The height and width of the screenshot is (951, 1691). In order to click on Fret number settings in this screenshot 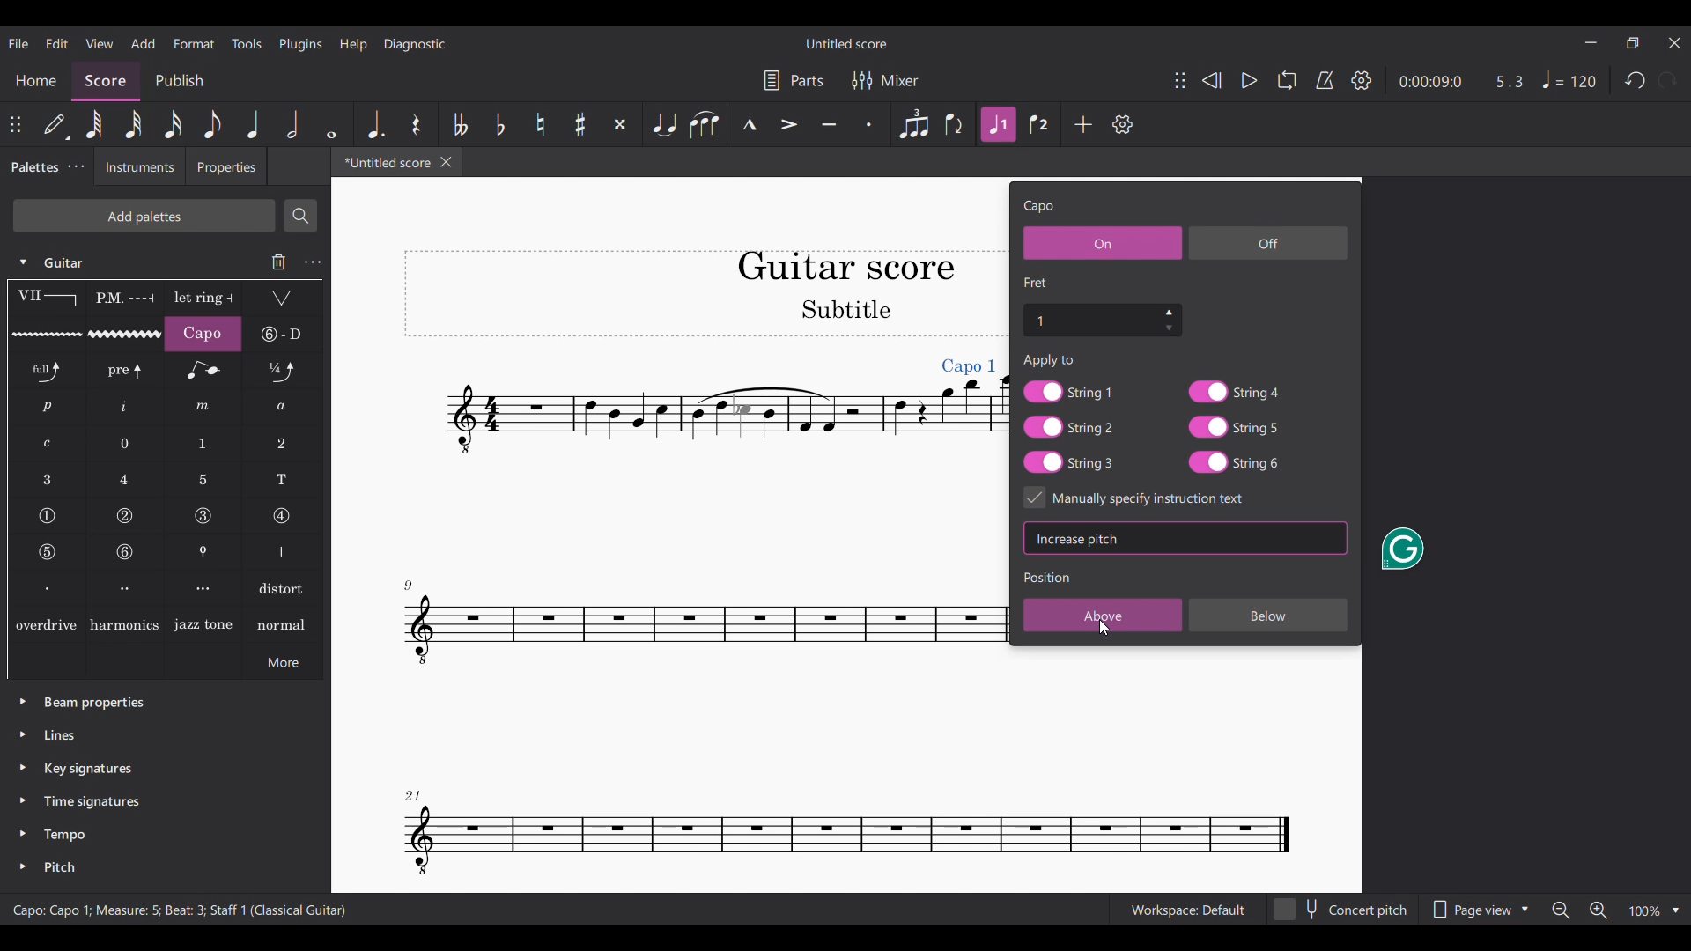, I will do `click(1102, 319)`.